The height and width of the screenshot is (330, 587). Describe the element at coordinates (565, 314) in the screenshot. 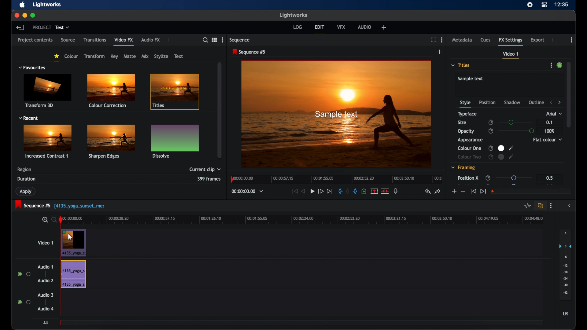

I see `lr` at that location.